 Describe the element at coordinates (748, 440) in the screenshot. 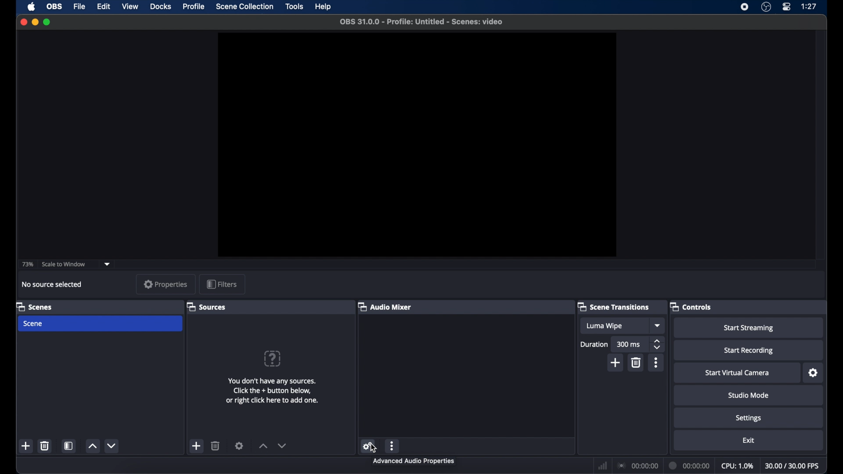

I see `exit` at that location.